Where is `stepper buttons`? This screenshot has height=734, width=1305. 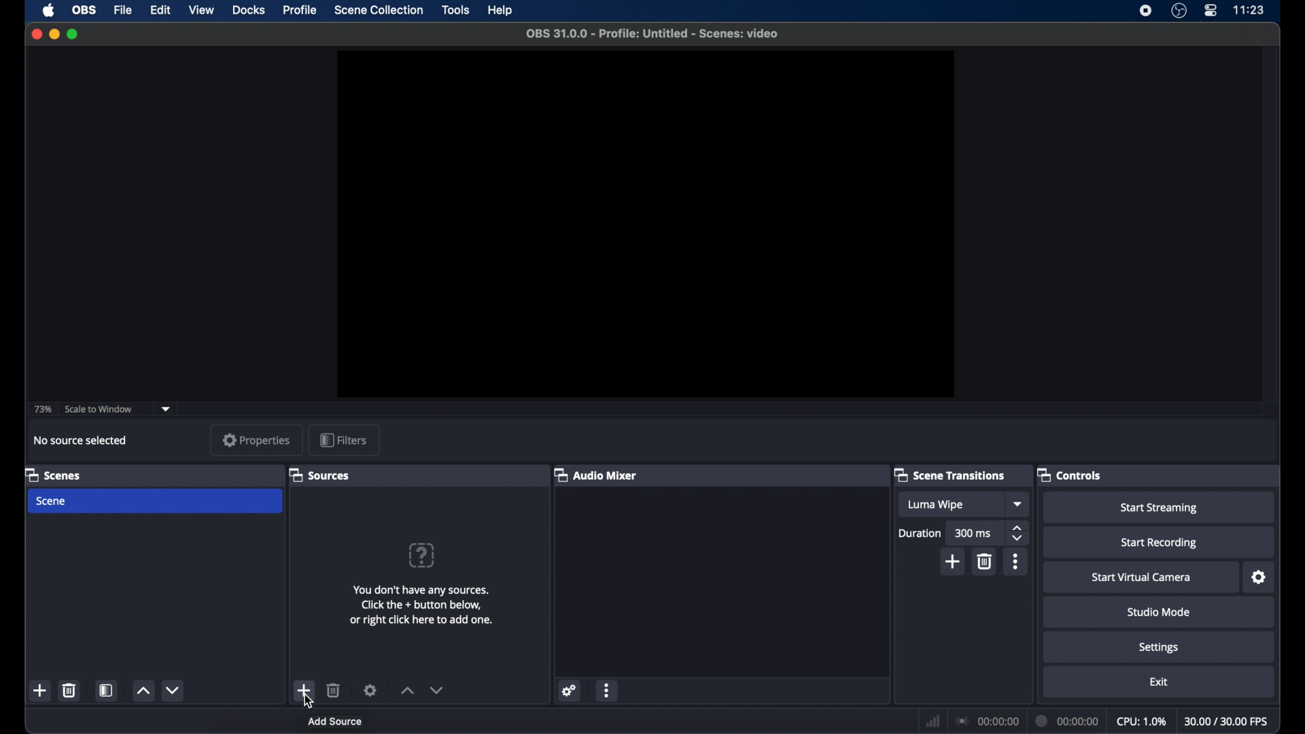 stepper buttons is located at coordinates (1017, 534).